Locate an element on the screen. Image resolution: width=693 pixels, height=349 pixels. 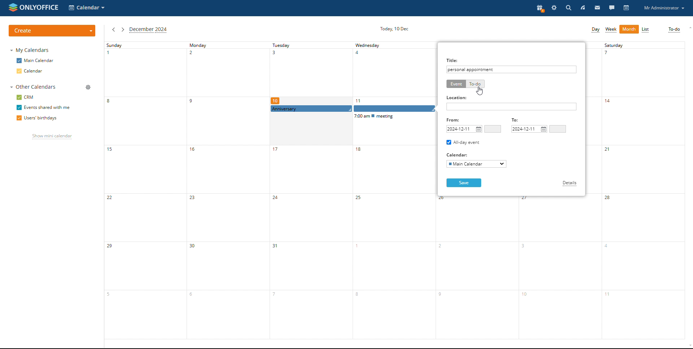
start date is located at coordinates (464, 129).